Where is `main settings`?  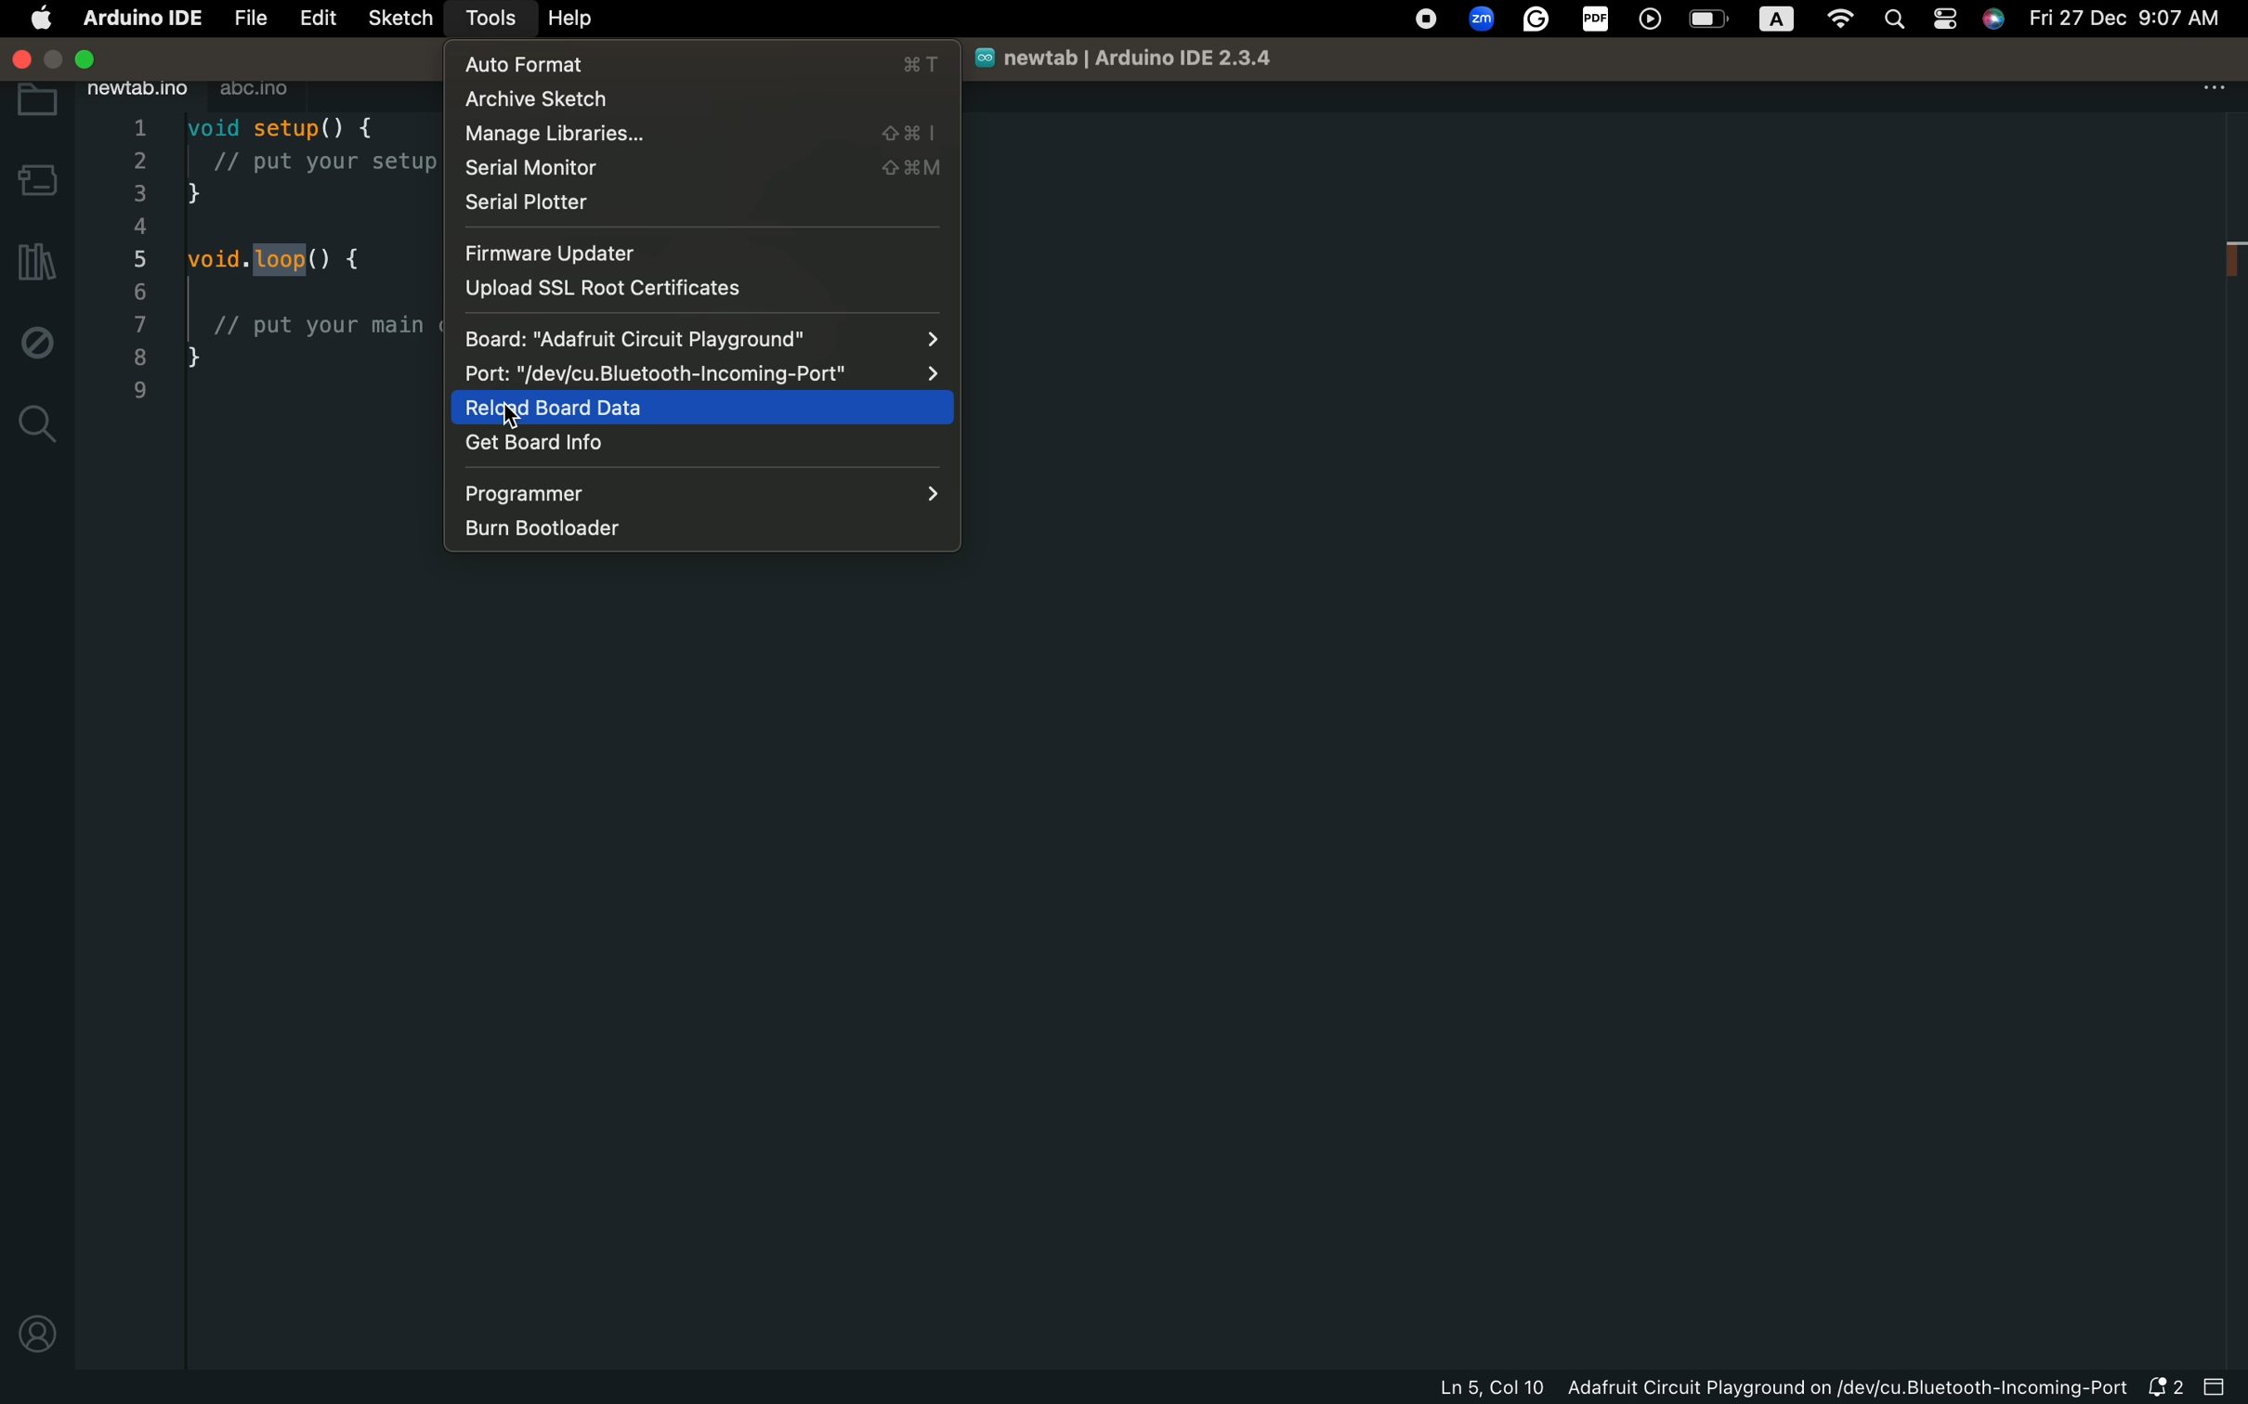 main settings is located at coordinates (38, 18).